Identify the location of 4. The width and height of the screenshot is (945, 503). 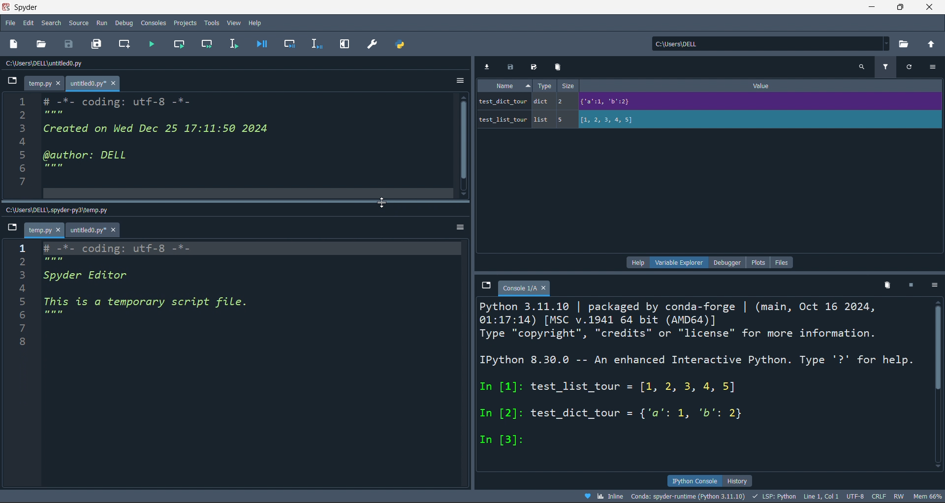
(28, 142).